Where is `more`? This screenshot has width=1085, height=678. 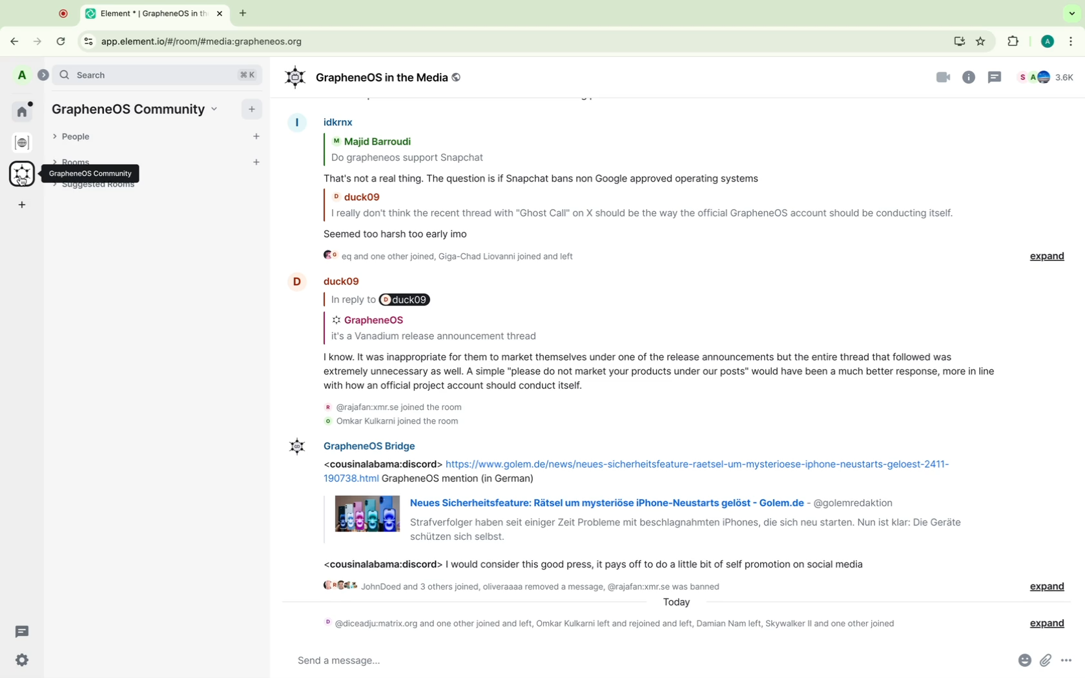
more is located at coordinates (23, 205).